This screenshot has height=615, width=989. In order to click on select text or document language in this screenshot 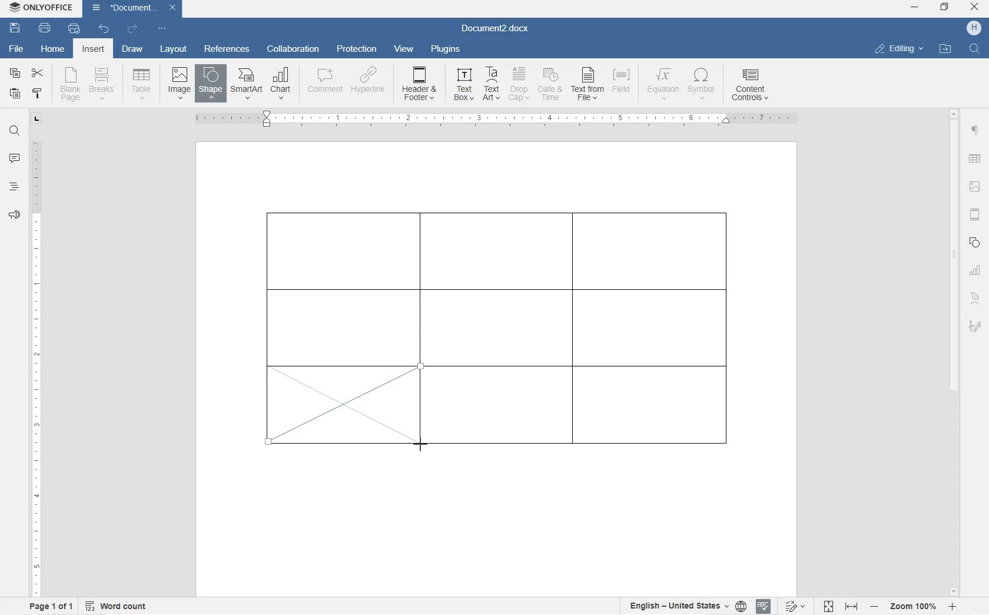, I will do `click(686, 607)`.